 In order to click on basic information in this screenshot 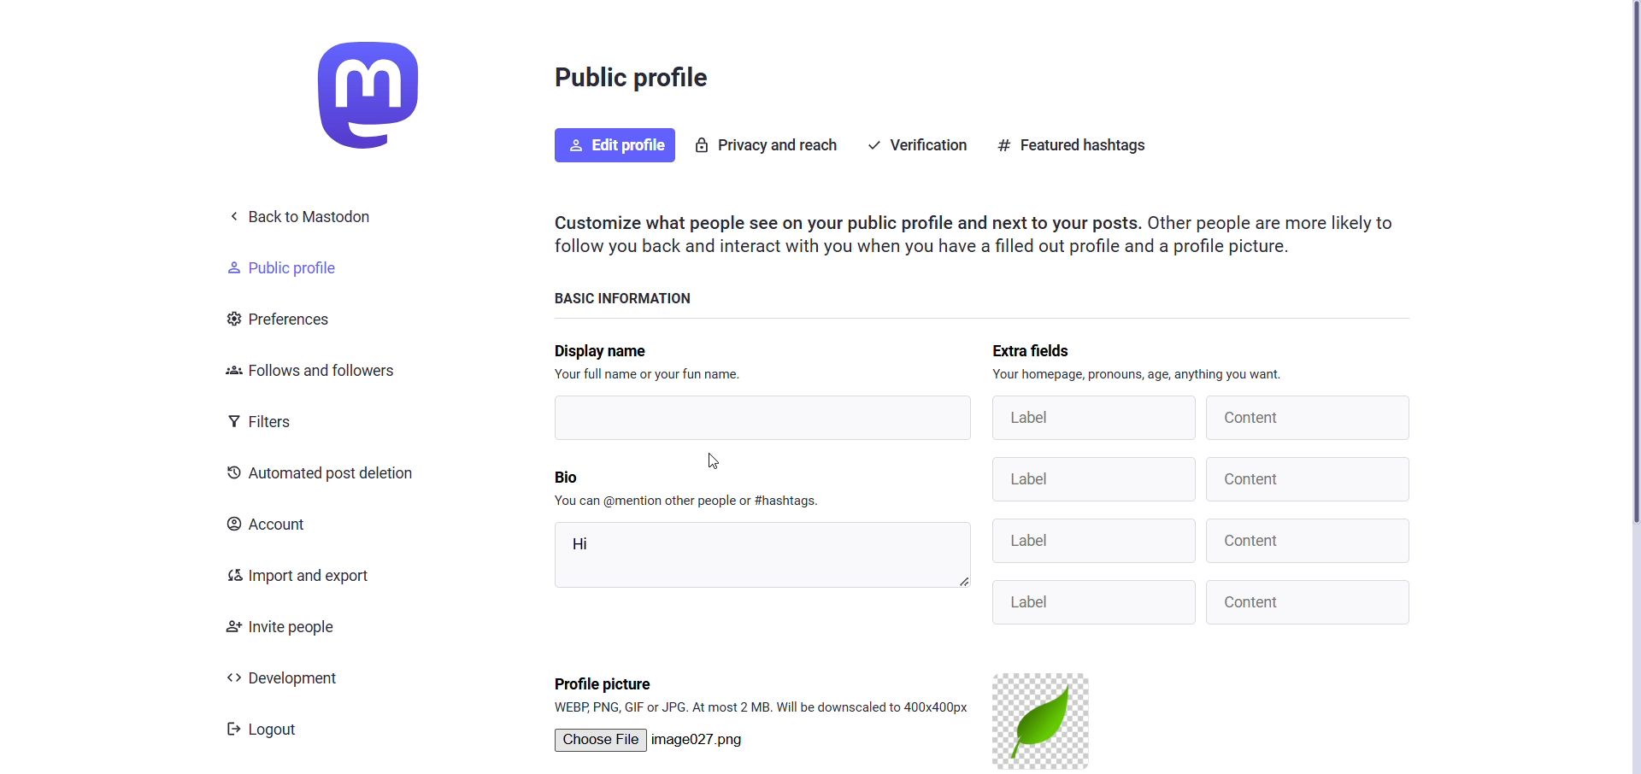, I will do `click(621, 298)`.